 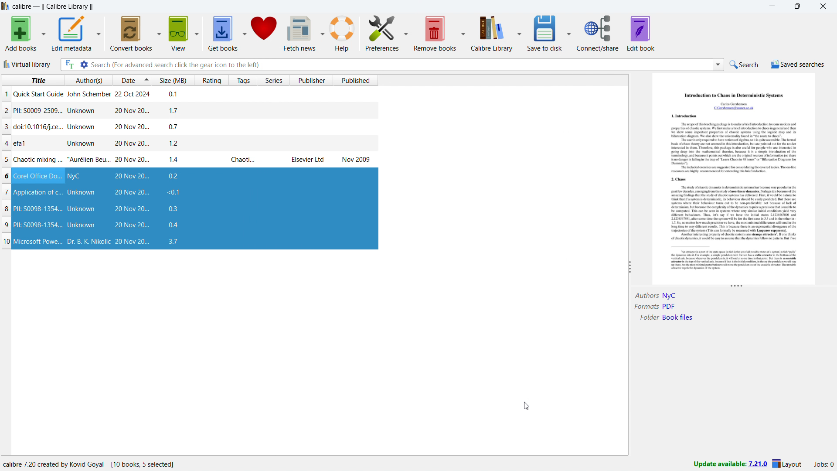 What do you see at coordinates (30, 80) in the screenshot?
I see `sort by title` at bounding box center [30, 80].